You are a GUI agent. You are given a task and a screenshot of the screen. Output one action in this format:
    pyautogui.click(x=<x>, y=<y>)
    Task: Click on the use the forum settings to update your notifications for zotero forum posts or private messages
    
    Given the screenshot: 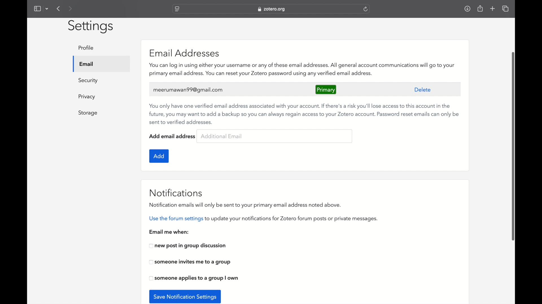 What is the action you would take?
    pyautogui.click(x=263, y=219)
    